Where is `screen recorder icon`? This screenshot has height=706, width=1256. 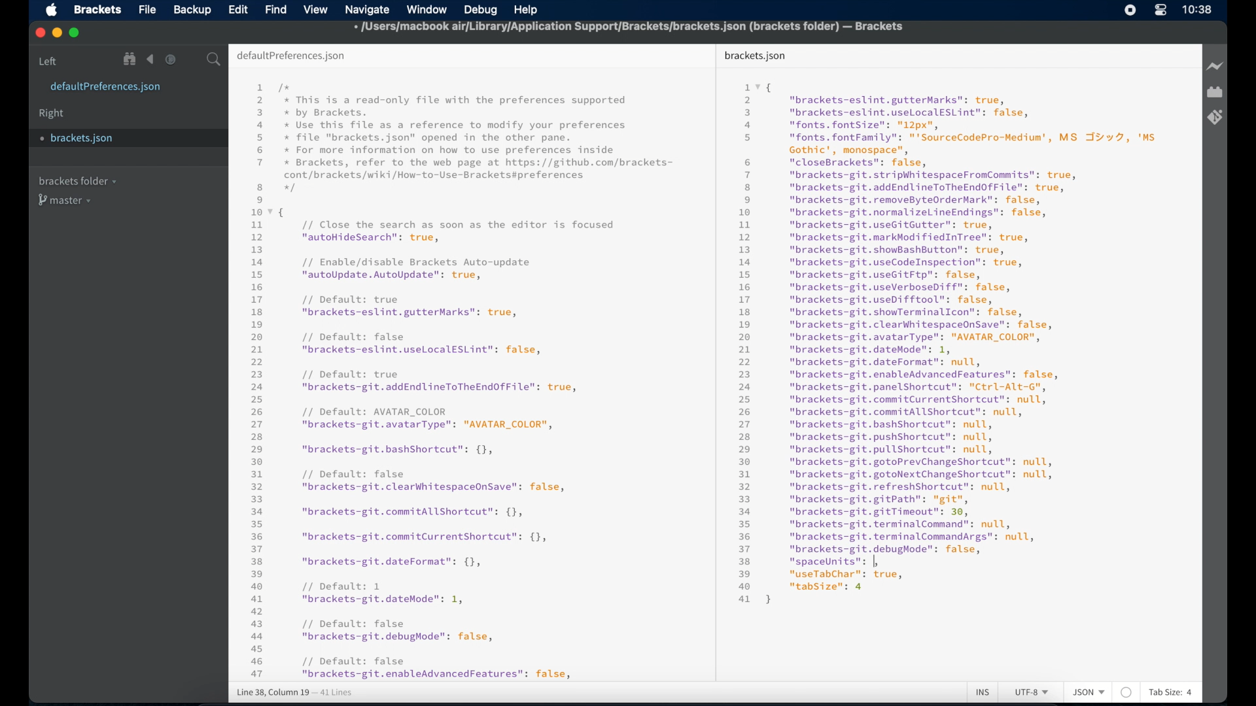
screen recorder icon is located at coordinates (1130, 10).